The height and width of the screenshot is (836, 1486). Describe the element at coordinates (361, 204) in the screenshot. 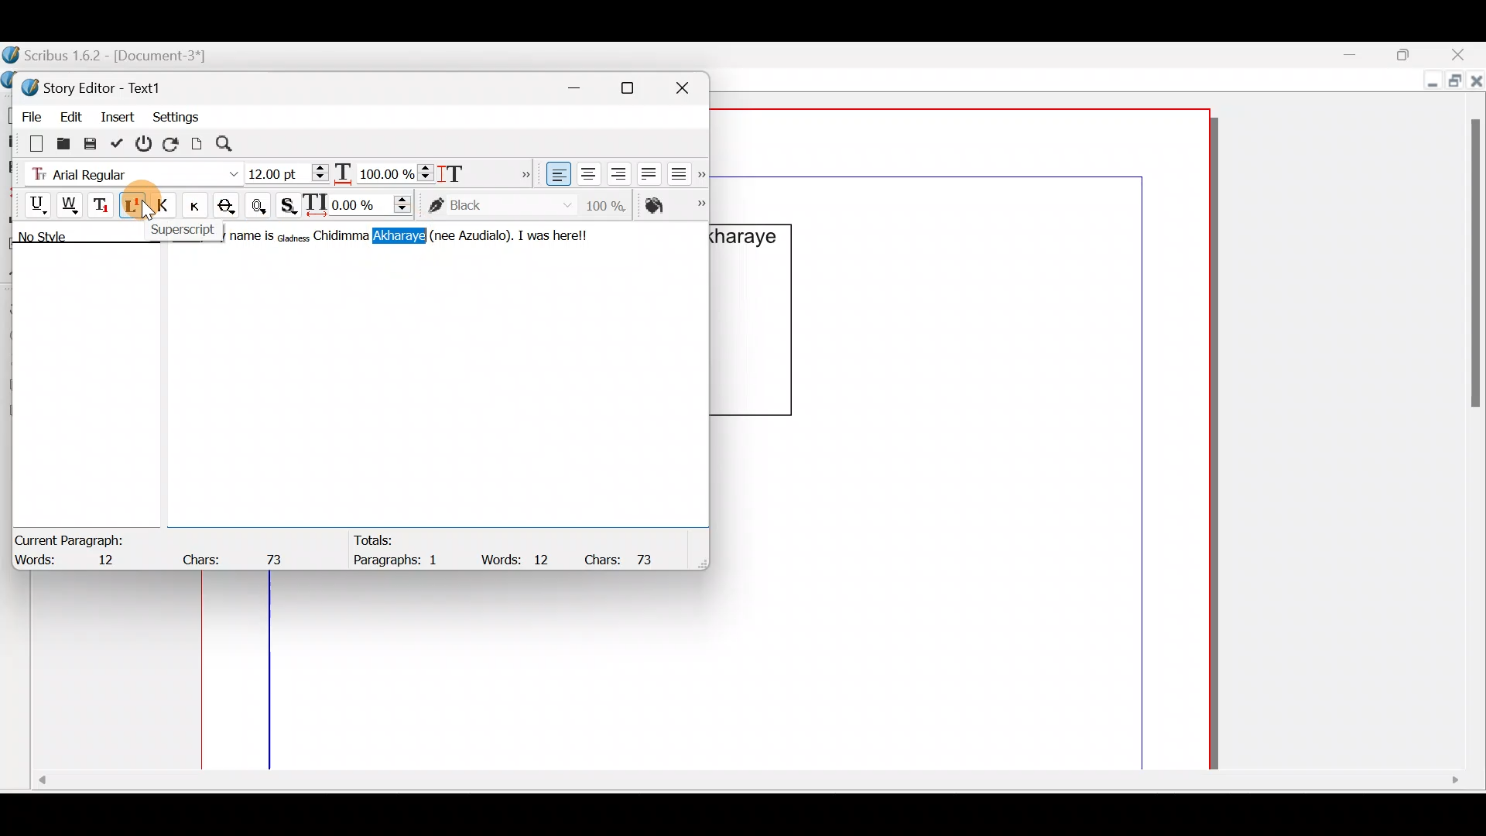

I see `Manual tracking` at that location.